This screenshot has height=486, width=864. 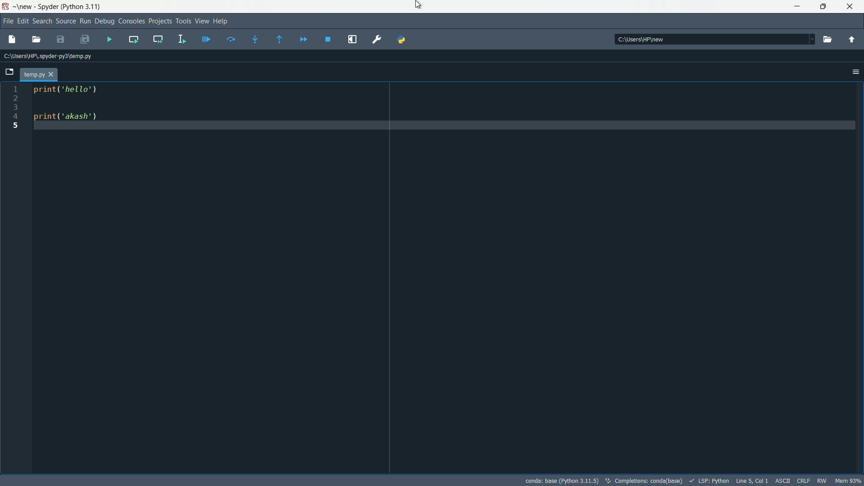 What do you see at coordinates (133, 21) in the screenshot?
I see `consoles menu` at bounding box center [133, 21].